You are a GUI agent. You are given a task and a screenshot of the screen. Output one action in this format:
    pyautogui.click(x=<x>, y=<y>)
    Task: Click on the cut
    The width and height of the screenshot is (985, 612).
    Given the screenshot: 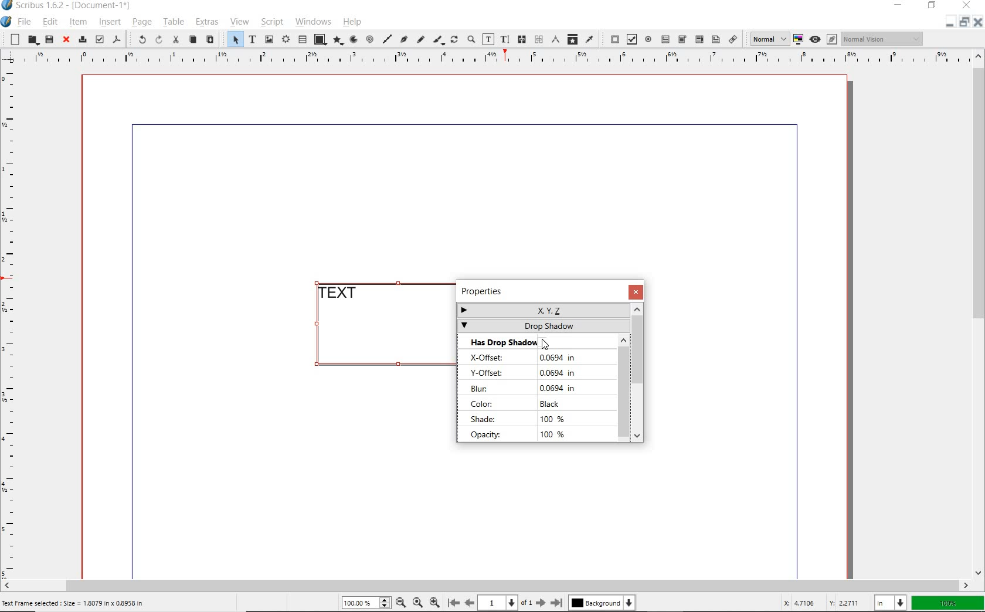 What is the action you would take?
    pyautogui.click(x=175, y=39)
    